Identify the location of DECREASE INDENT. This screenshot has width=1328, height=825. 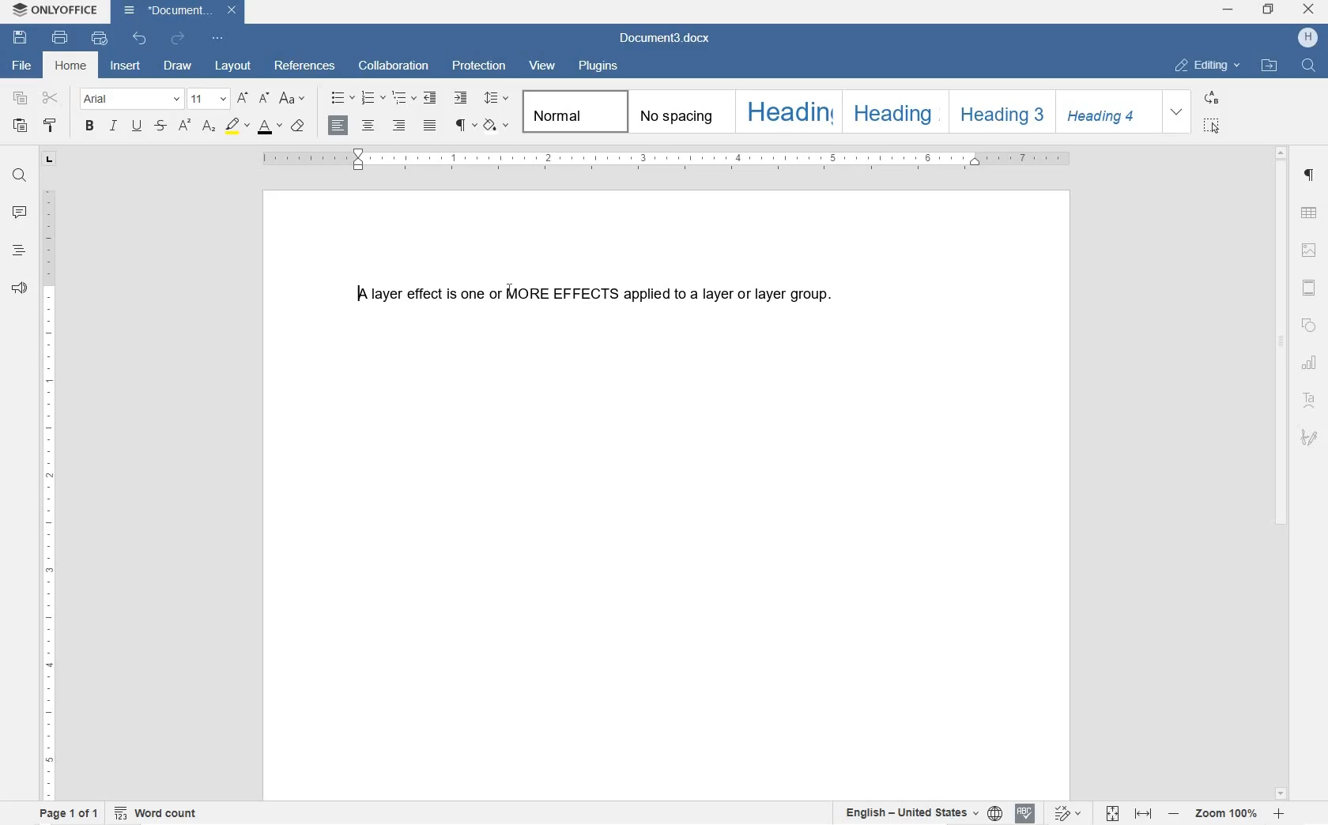
(430, 99).